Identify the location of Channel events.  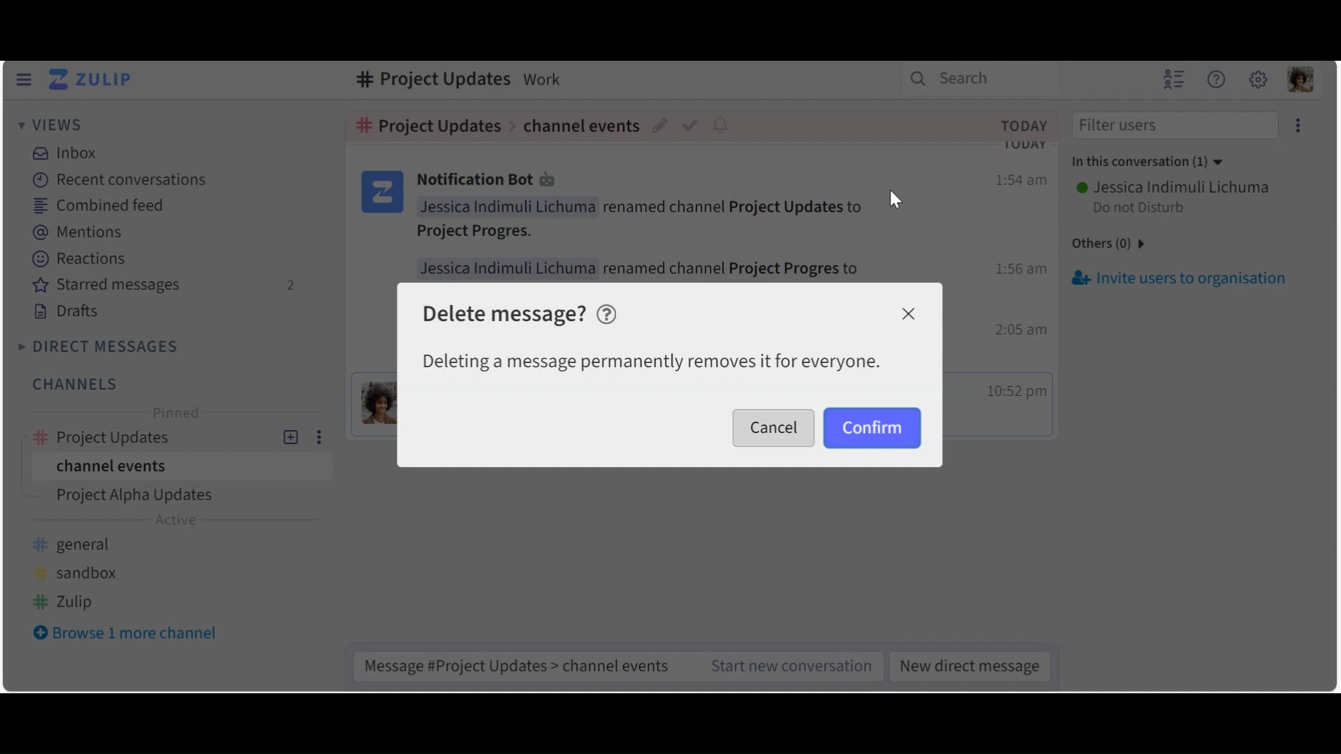
(581, 124).